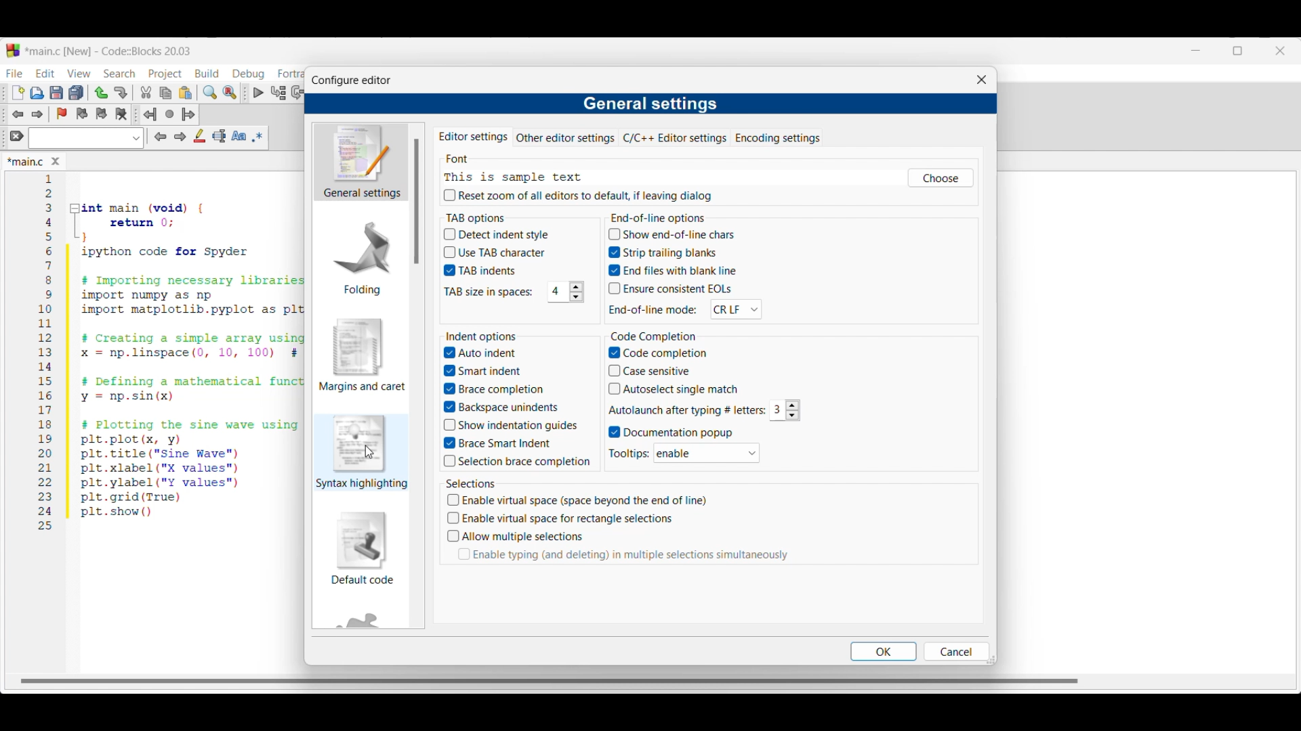  What do you see at coordinates (14, 73) in the screenshot?
I see `File menu` at bounding box center [14, 73].